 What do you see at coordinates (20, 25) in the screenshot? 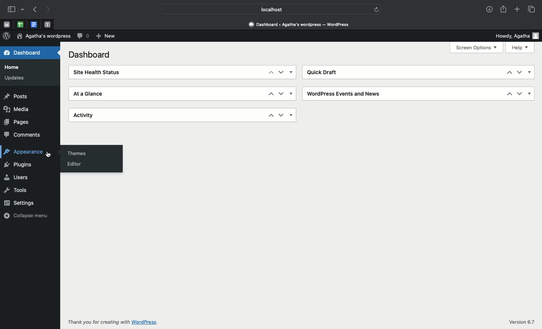
I see `Pinned tab` at bounding box center [20, 25].